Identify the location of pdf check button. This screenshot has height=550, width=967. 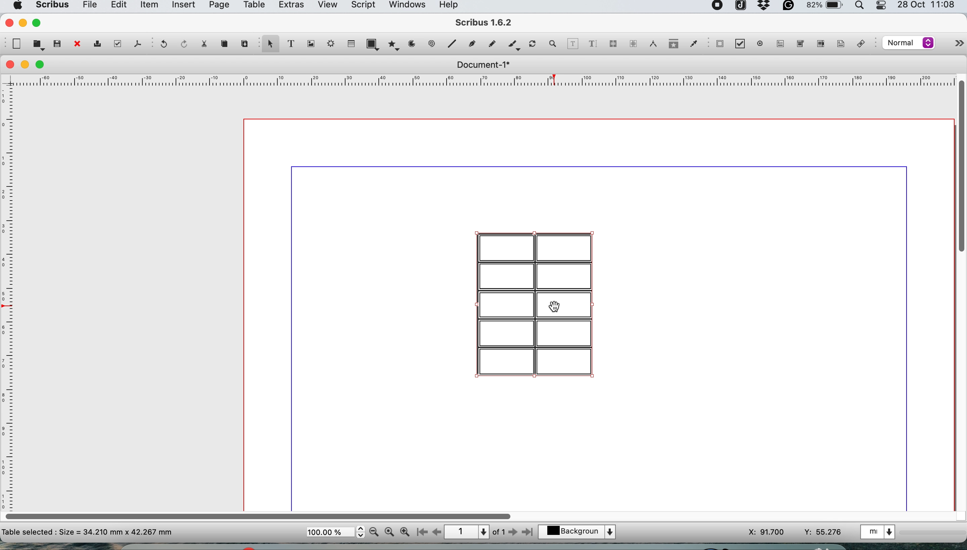
(743, 45).